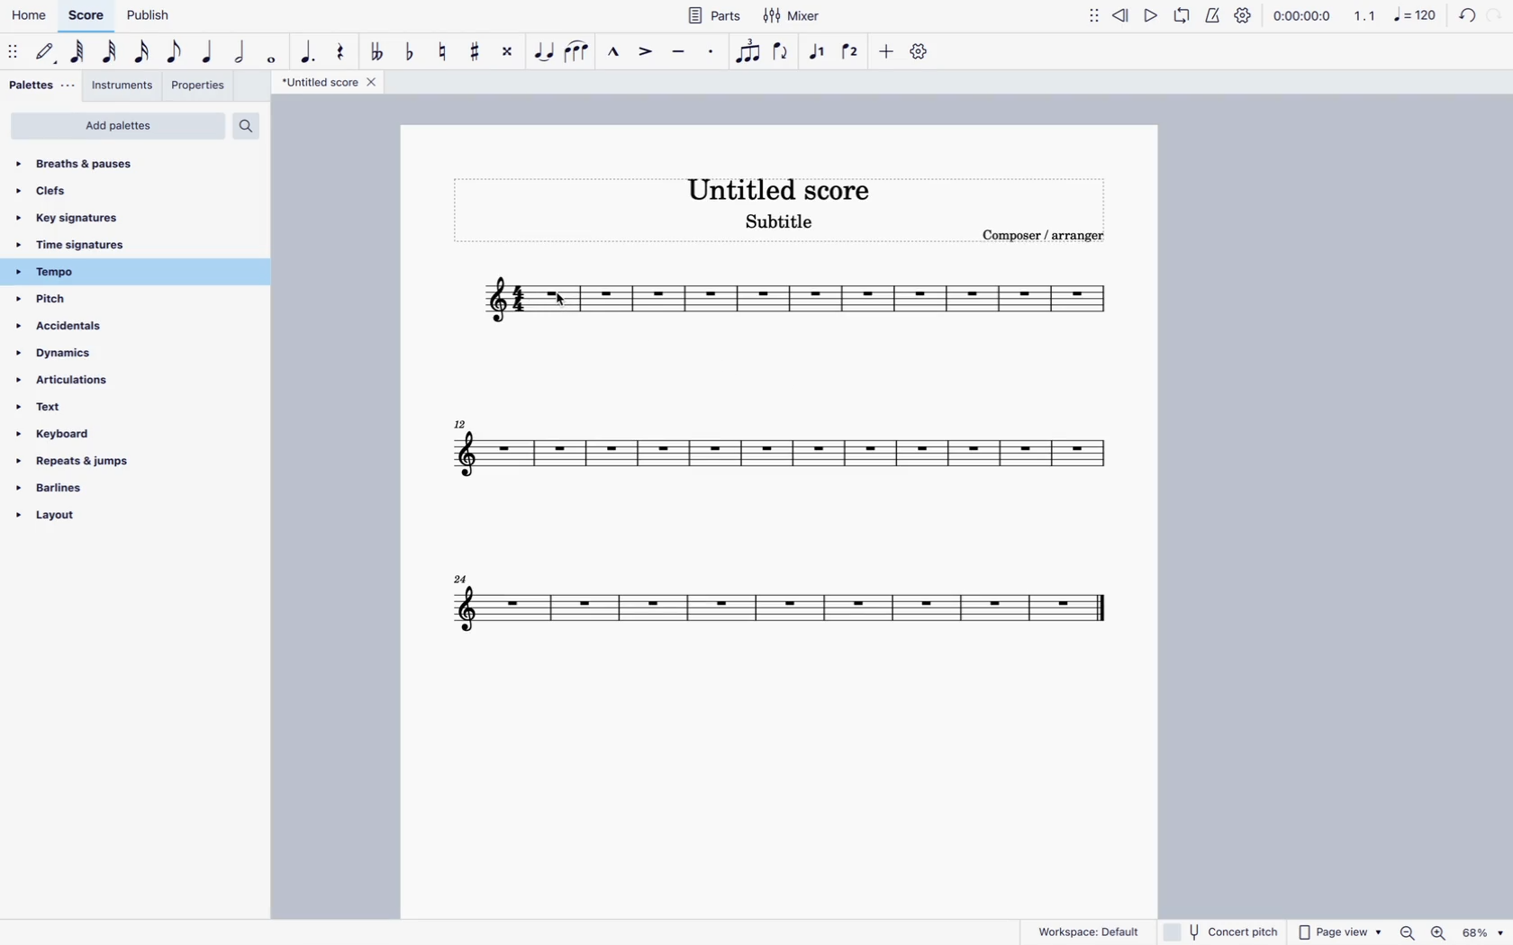 The width and height of the screenshot is (1513, 945). What do you see at coordinates (577, 49) in the screenshot?
I see `slur` at bounding box center [577, 49].